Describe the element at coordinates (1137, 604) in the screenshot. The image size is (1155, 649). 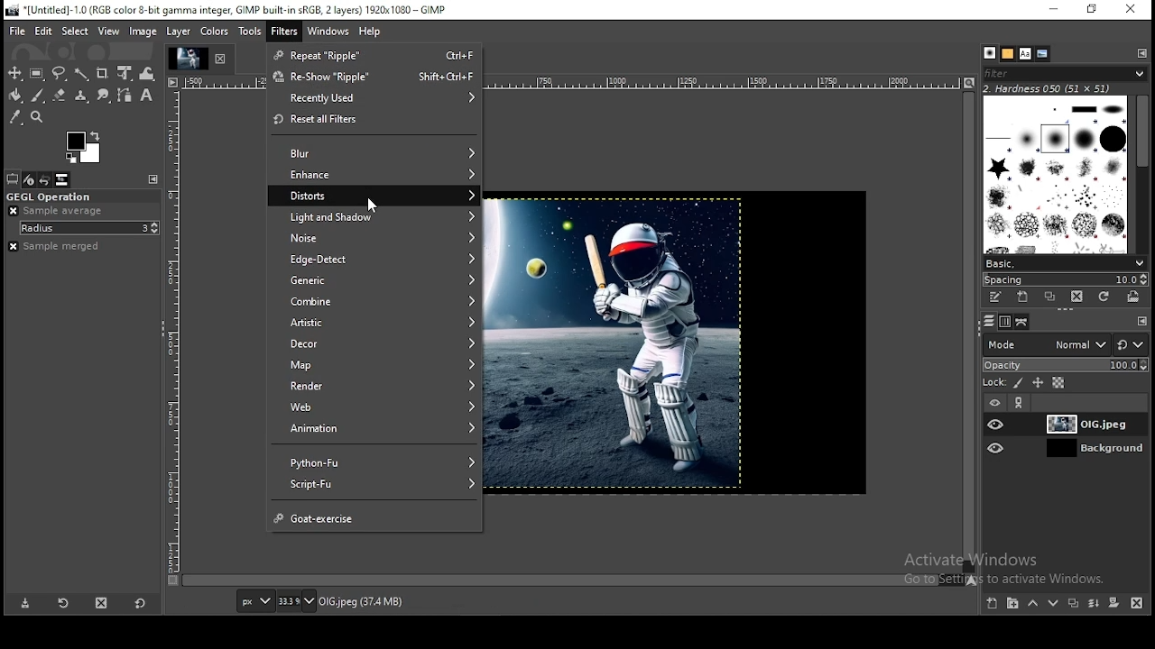
I see `delete this layer` at that location.